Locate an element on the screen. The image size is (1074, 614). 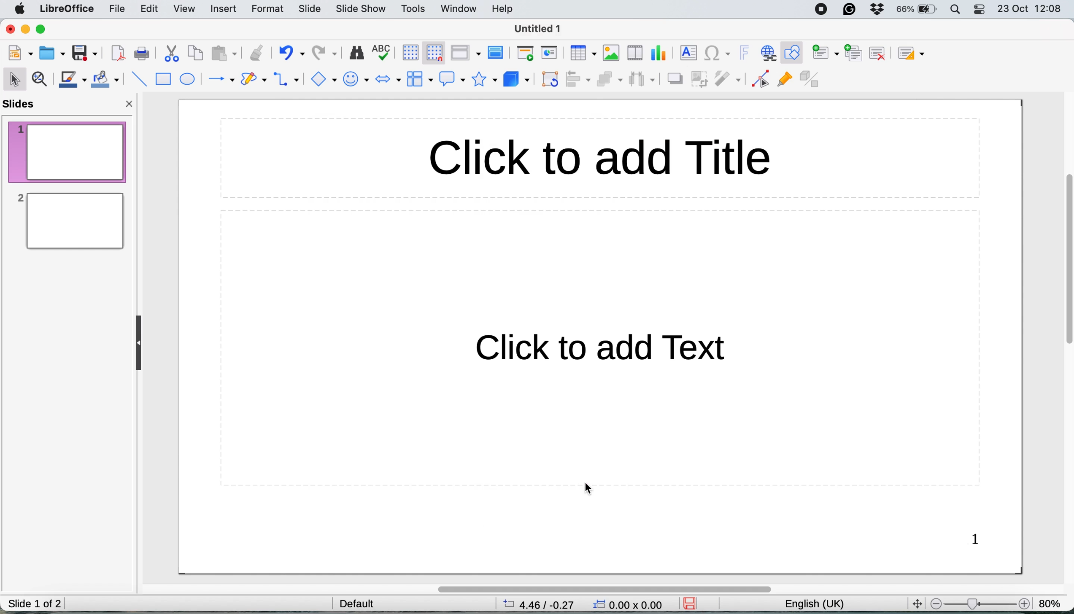
ellipse is located at coordinates (188, 80).